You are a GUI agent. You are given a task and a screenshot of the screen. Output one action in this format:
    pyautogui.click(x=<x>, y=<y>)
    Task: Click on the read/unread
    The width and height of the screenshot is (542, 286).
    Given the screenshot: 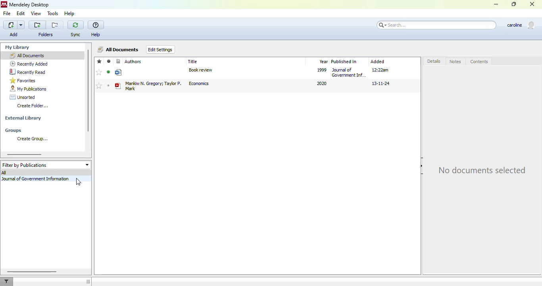 What is the action you would take?
    pyautogui.click(x=109, y=62)
    